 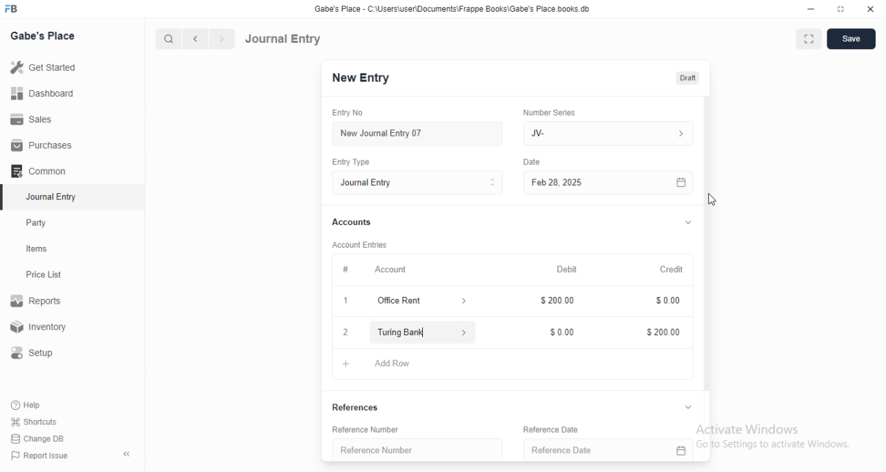 I want to click on ‘Report Issue, so click(x=38, y=455).